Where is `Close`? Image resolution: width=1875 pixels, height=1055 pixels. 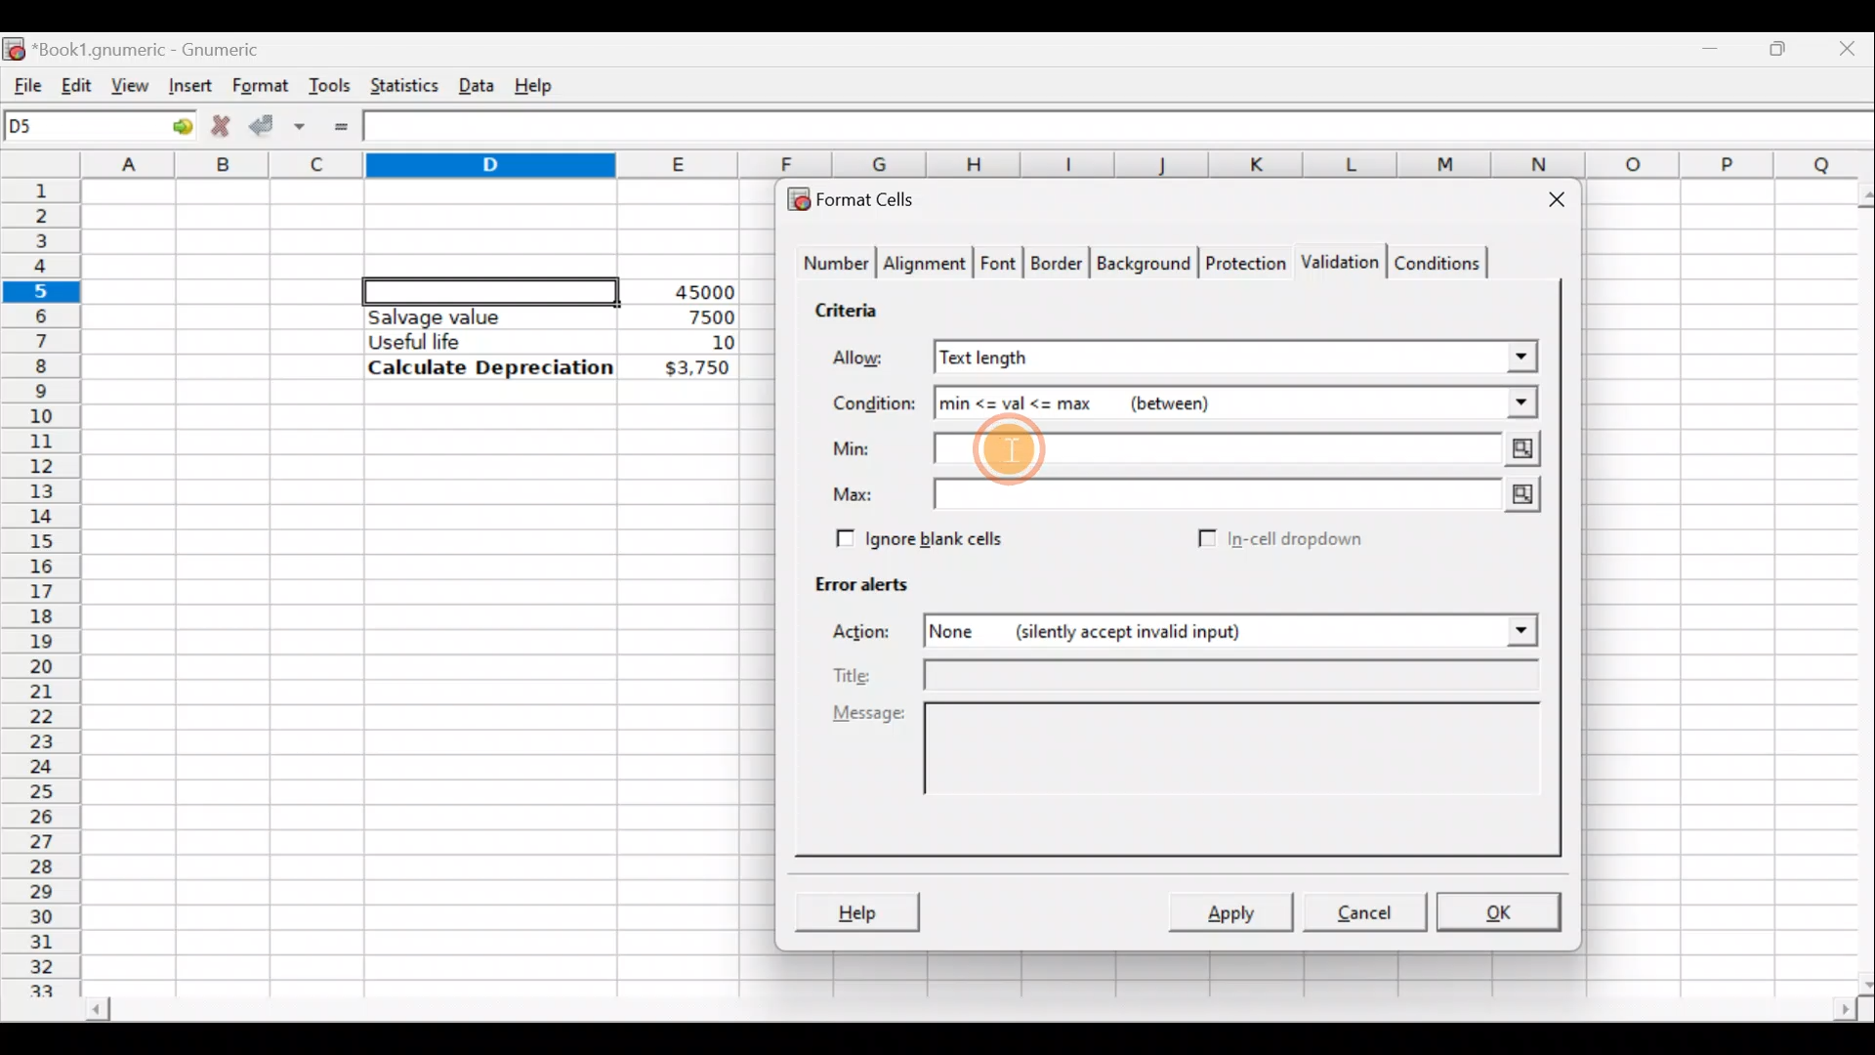 Close is located at coordinates (1851, 47).